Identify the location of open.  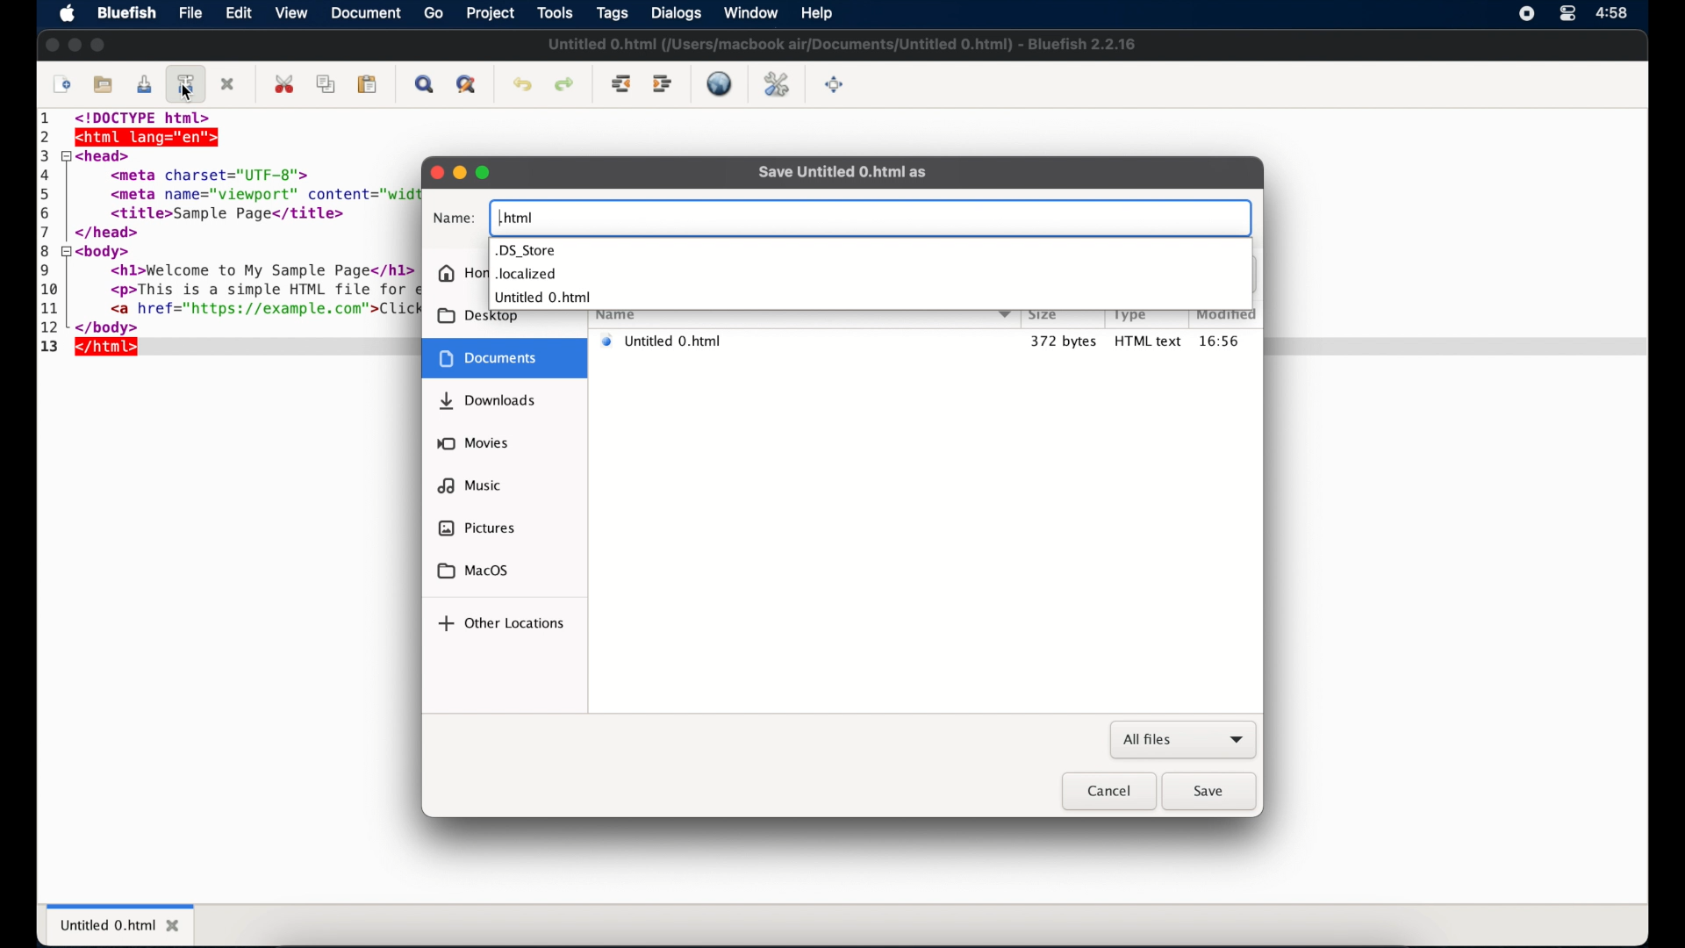
(104, 85).